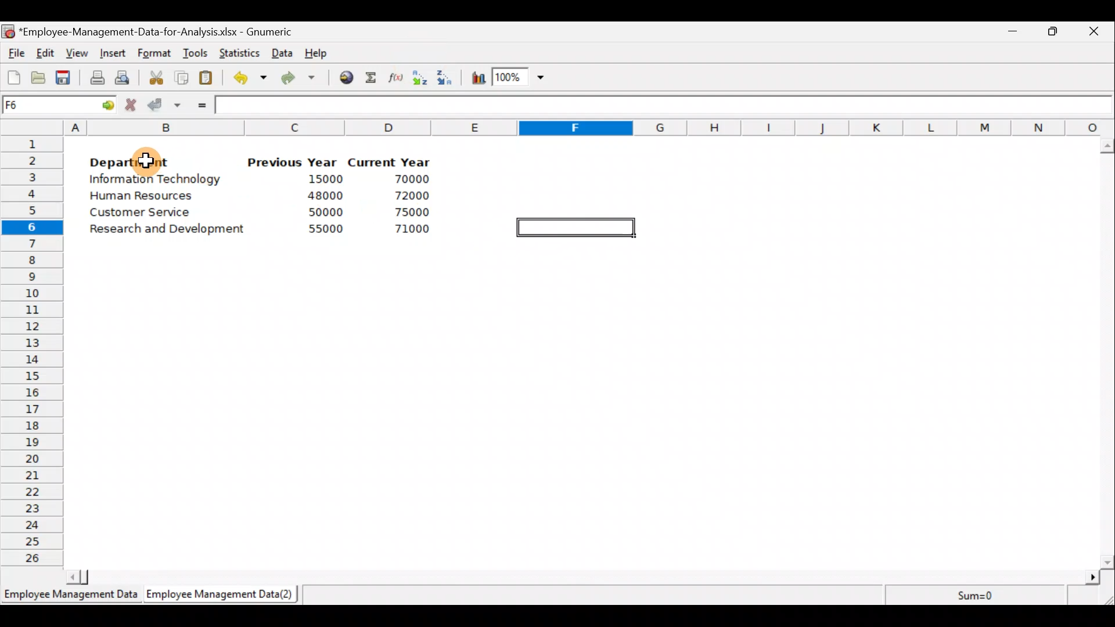 The width and height of the screenshot is (1115, 627). What do you see at coordinates (579, 226) in the screenshot?
I see `Selected cell` at bounding box center [579, 226].